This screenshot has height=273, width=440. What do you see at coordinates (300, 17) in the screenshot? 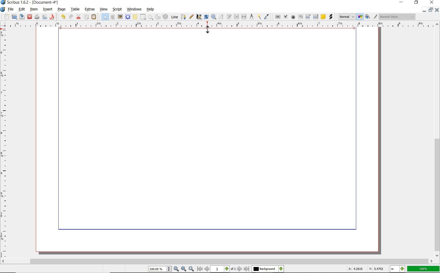
I see `pdf text field` at bounding box center [300, 17].